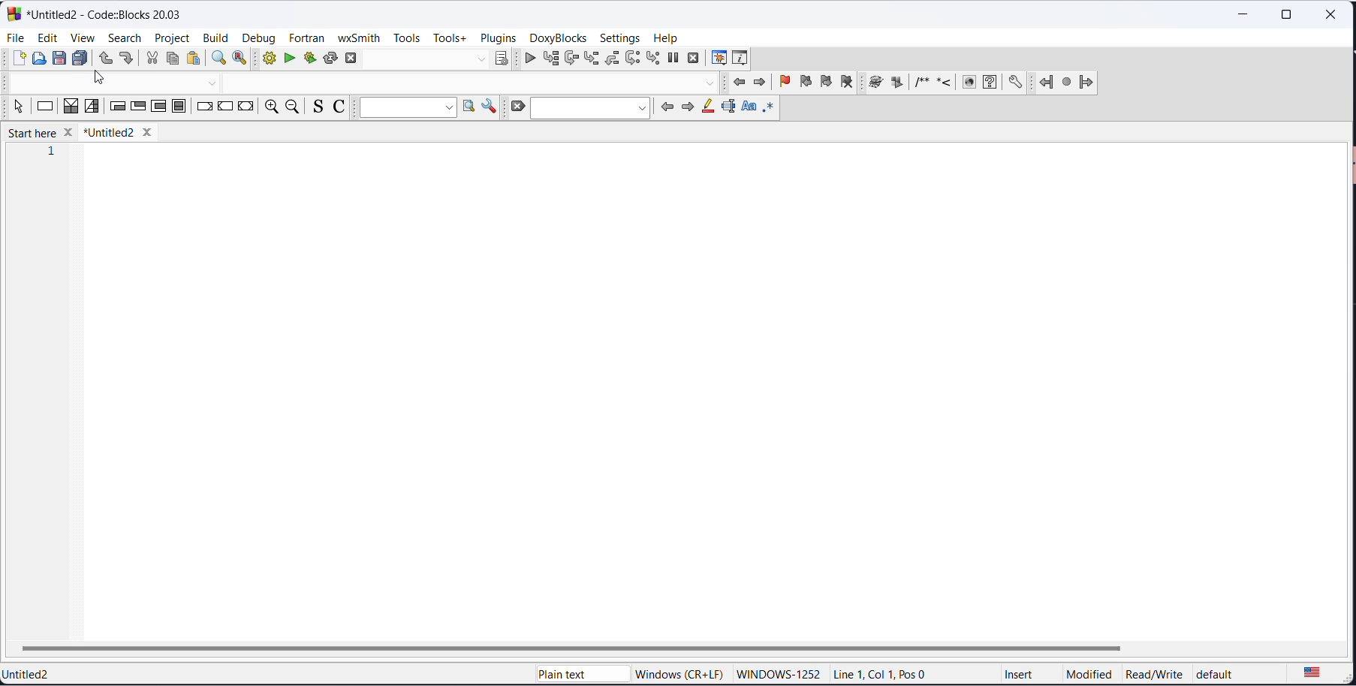  Describe the element at coordinates (173, 38) in the screenshot. I see `Project` at that location.